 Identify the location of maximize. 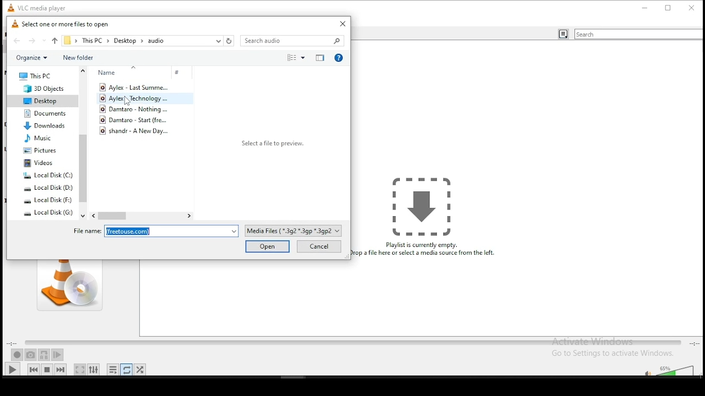
(669, 7).